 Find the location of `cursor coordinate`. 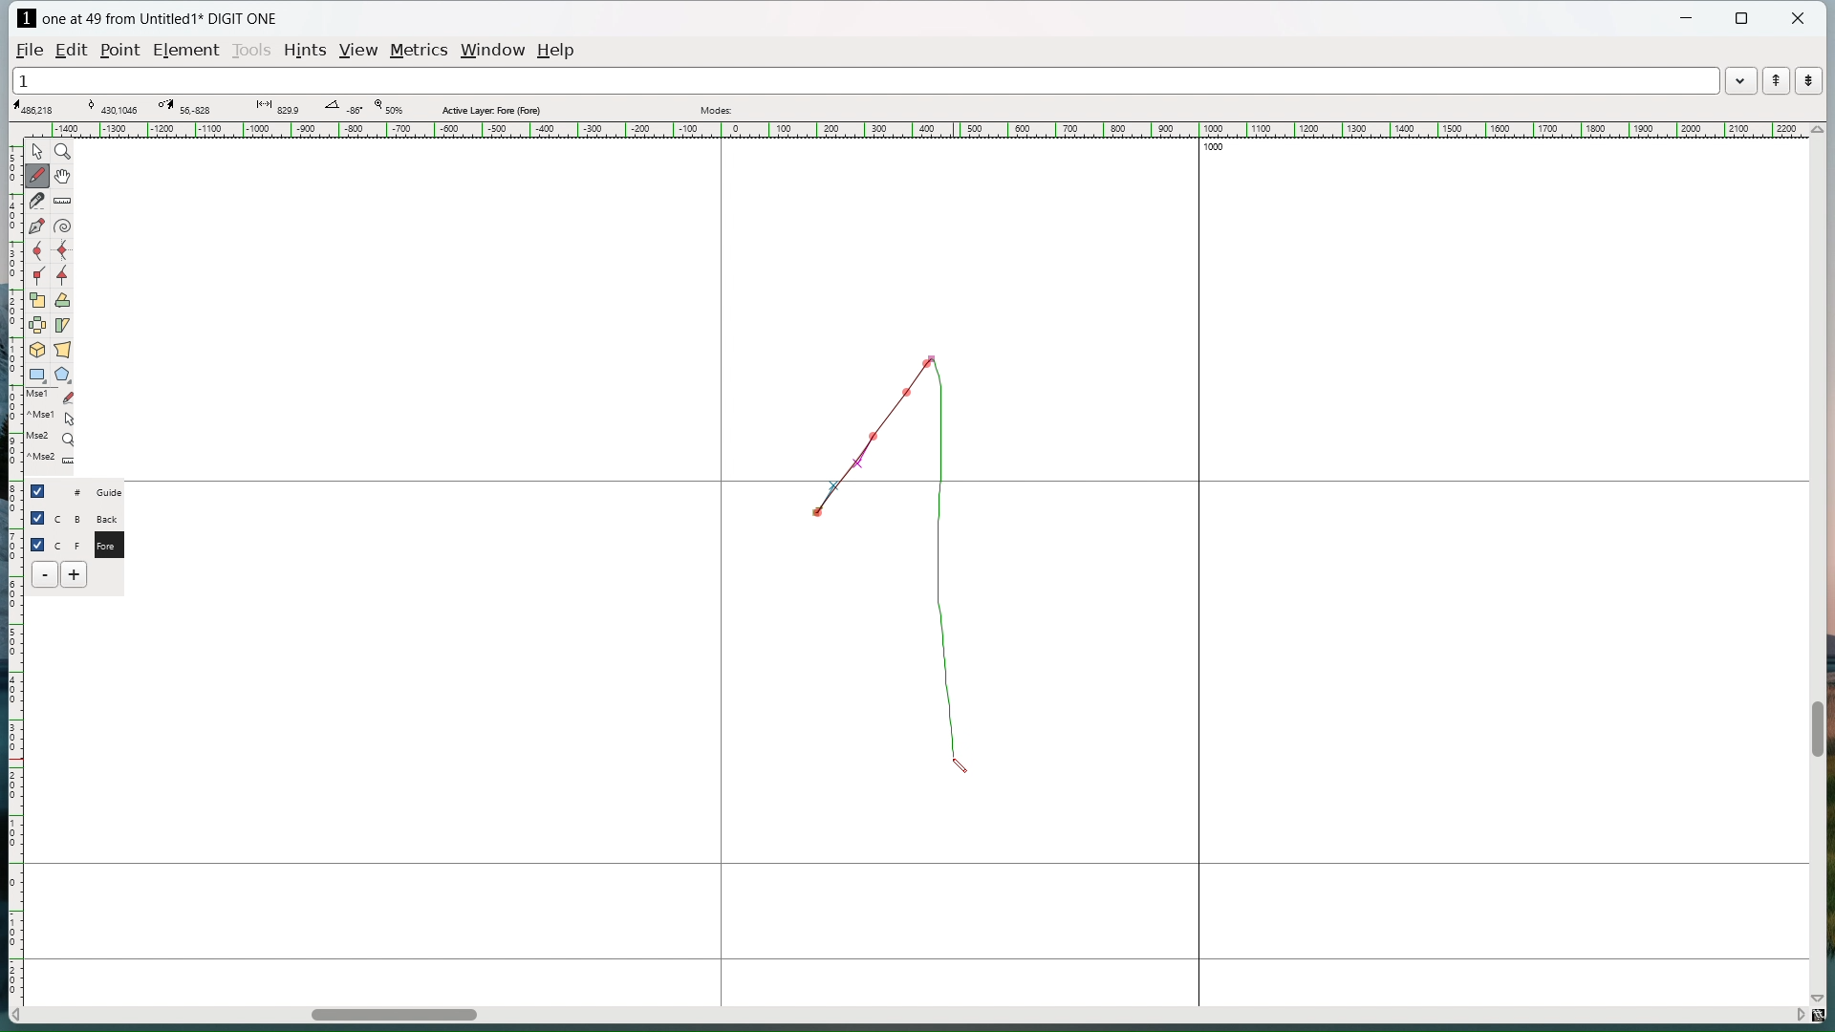

cursor coordinate is located at coordinates (39, 107).